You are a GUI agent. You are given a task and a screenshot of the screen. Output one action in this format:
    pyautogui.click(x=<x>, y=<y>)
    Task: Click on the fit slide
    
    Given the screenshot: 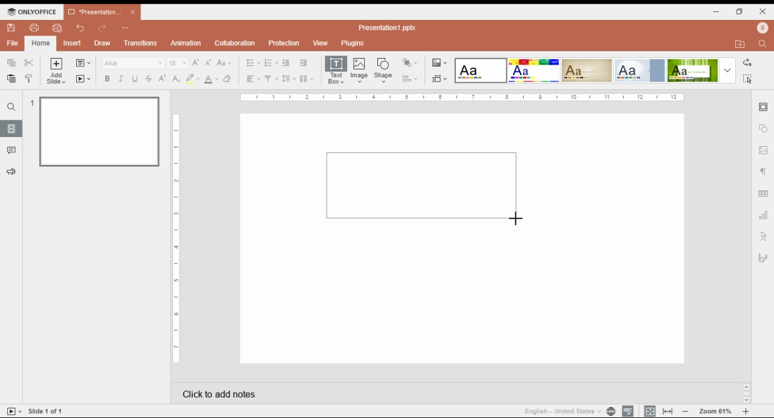 What is the action you would take?
    pyautogui.click(x=648, y=411)
    